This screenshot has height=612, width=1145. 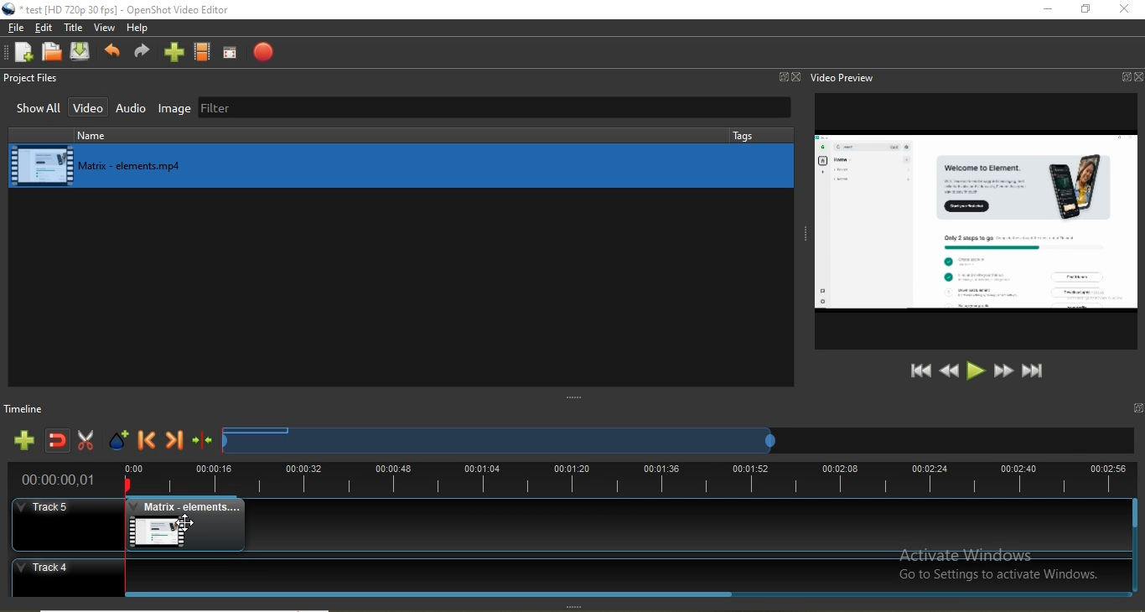 I want to click on Previous marker, so click(x=152, y=444).